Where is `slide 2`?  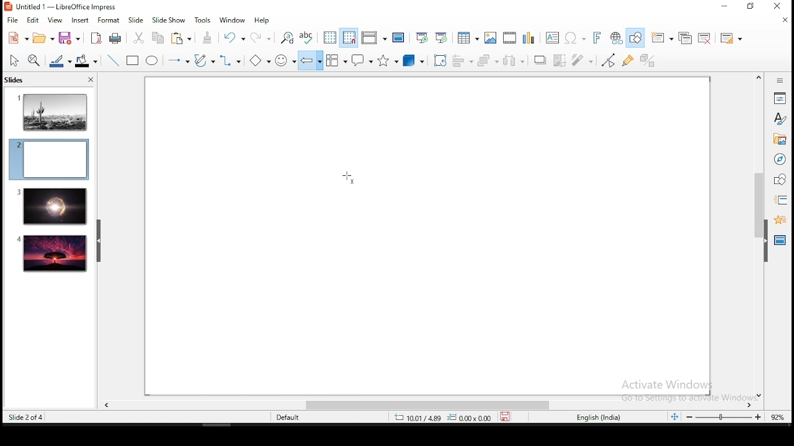
slide 2 is located at coordinates (48, 159).